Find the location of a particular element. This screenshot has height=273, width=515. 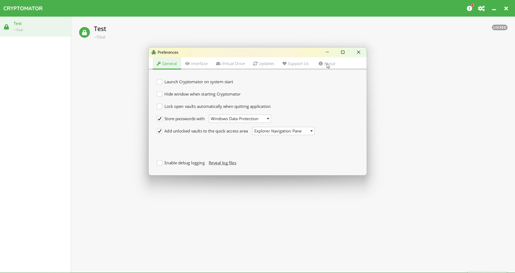

Minimize is located at coordinates (493, 9).